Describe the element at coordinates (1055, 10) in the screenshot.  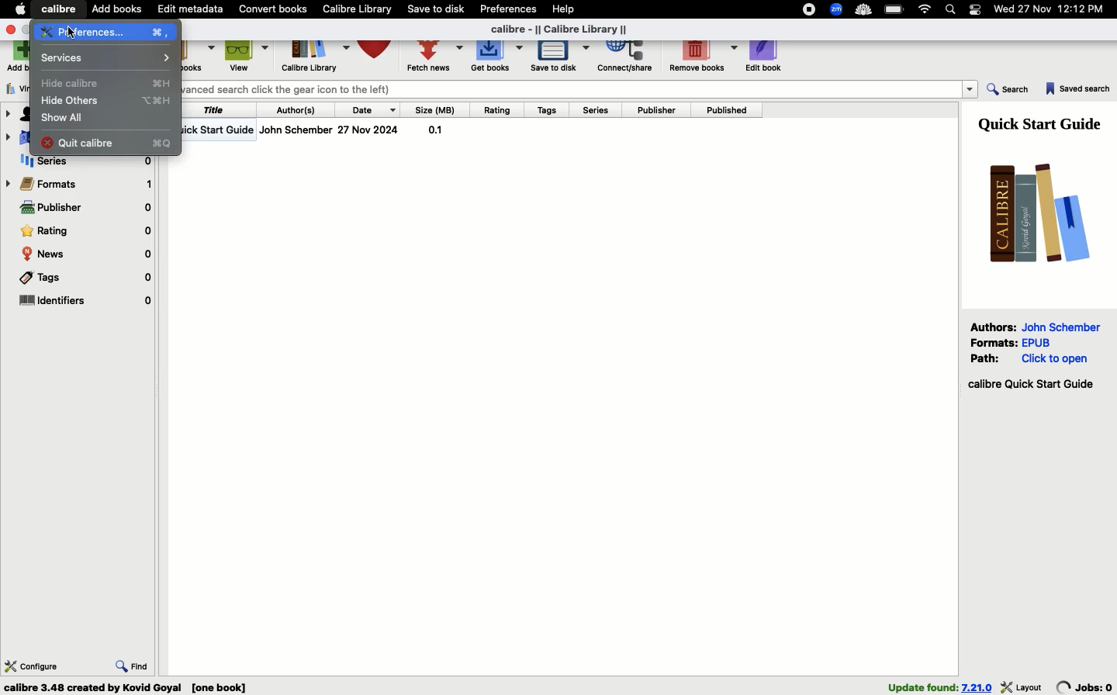
I see `Date` at that location.